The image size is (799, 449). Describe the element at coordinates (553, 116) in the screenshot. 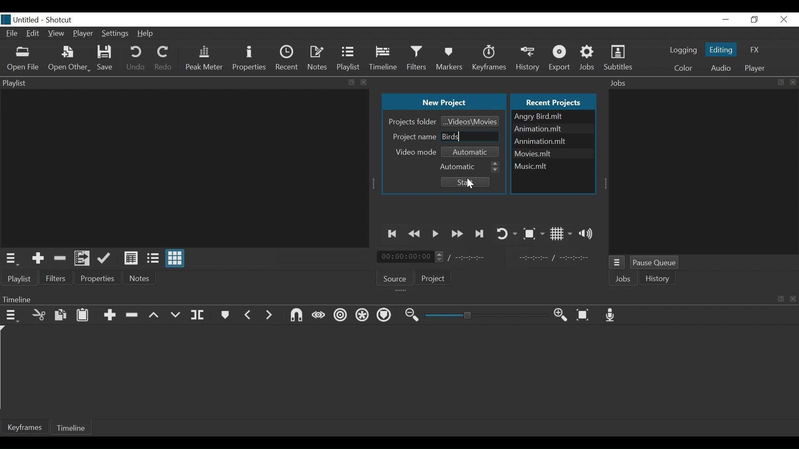

I see `File name` at that location.